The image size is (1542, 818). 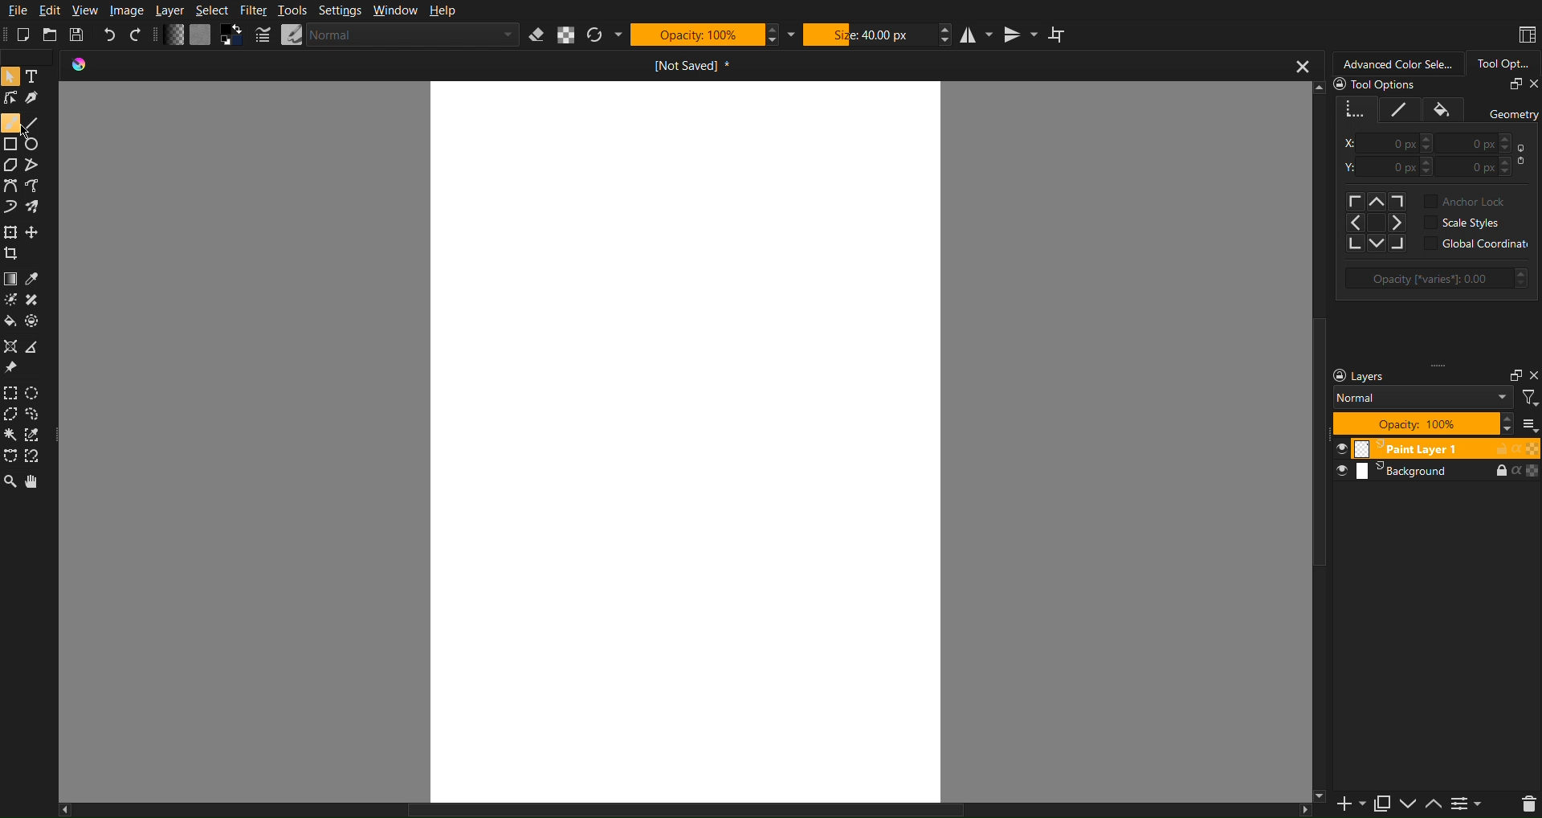 What do you see at coordinates (39, 187) in the screenshot?
I see `Bezier Curve` at bounding box center [39, 187].